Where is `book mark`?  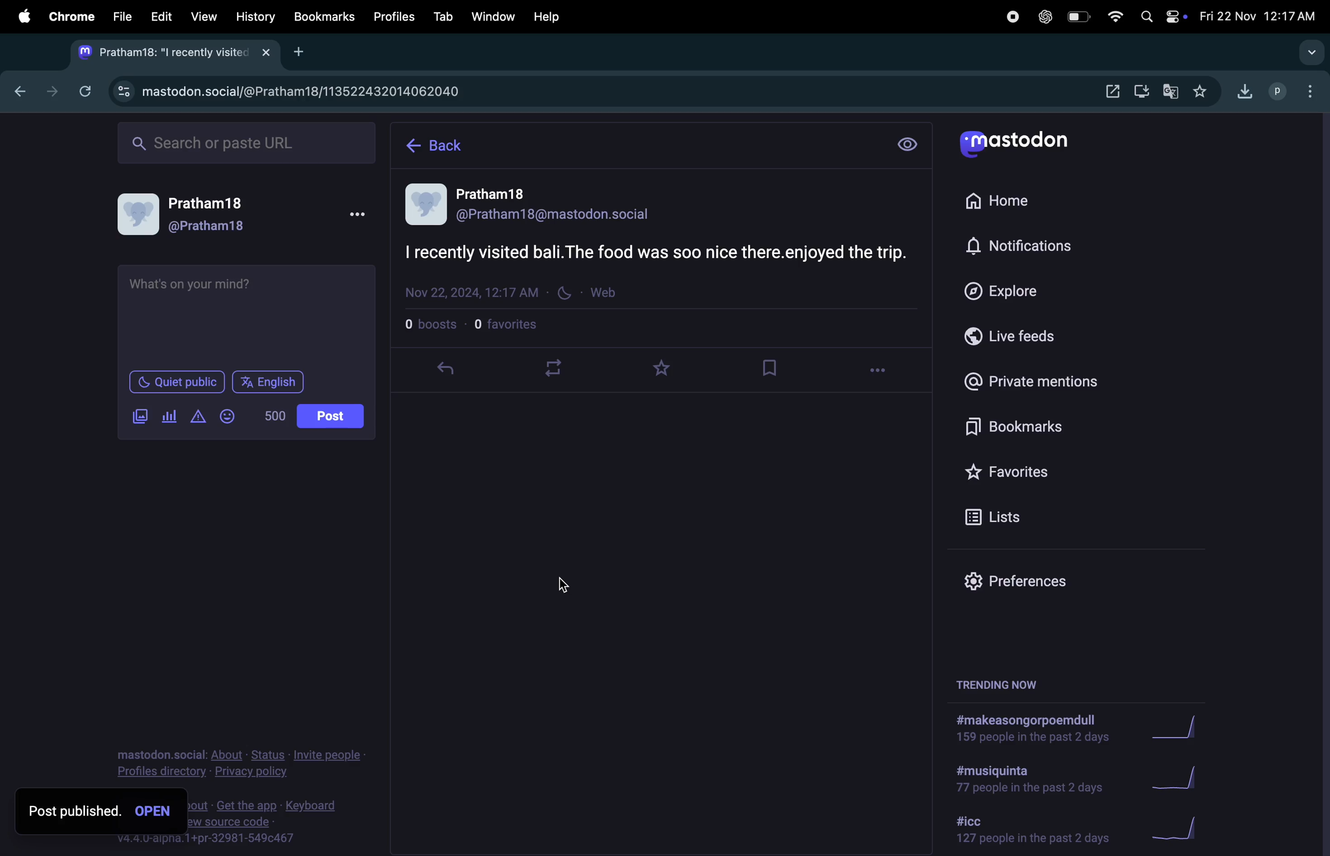
book mark is located at coordinates (1024, 427).